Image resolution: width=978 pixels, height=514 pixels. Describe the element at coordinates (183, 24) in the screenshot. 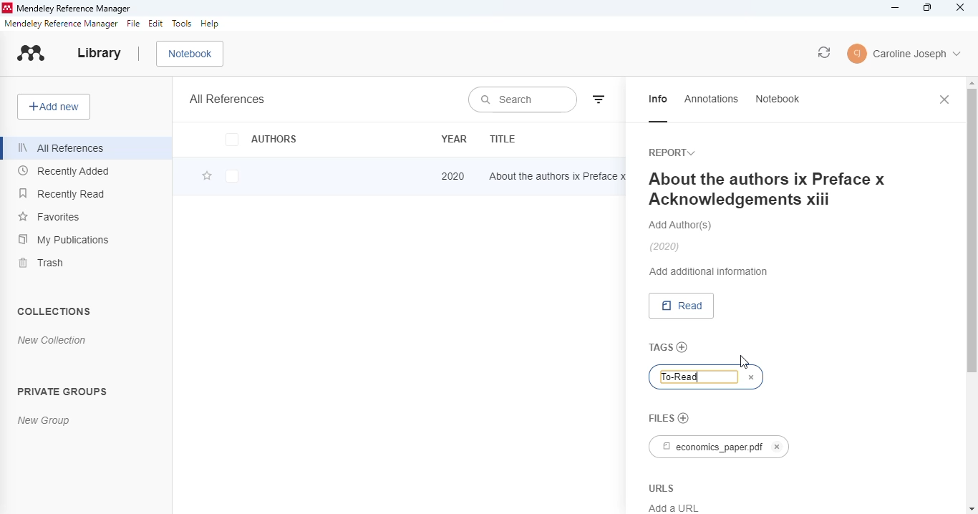

I see `tools` at that location.